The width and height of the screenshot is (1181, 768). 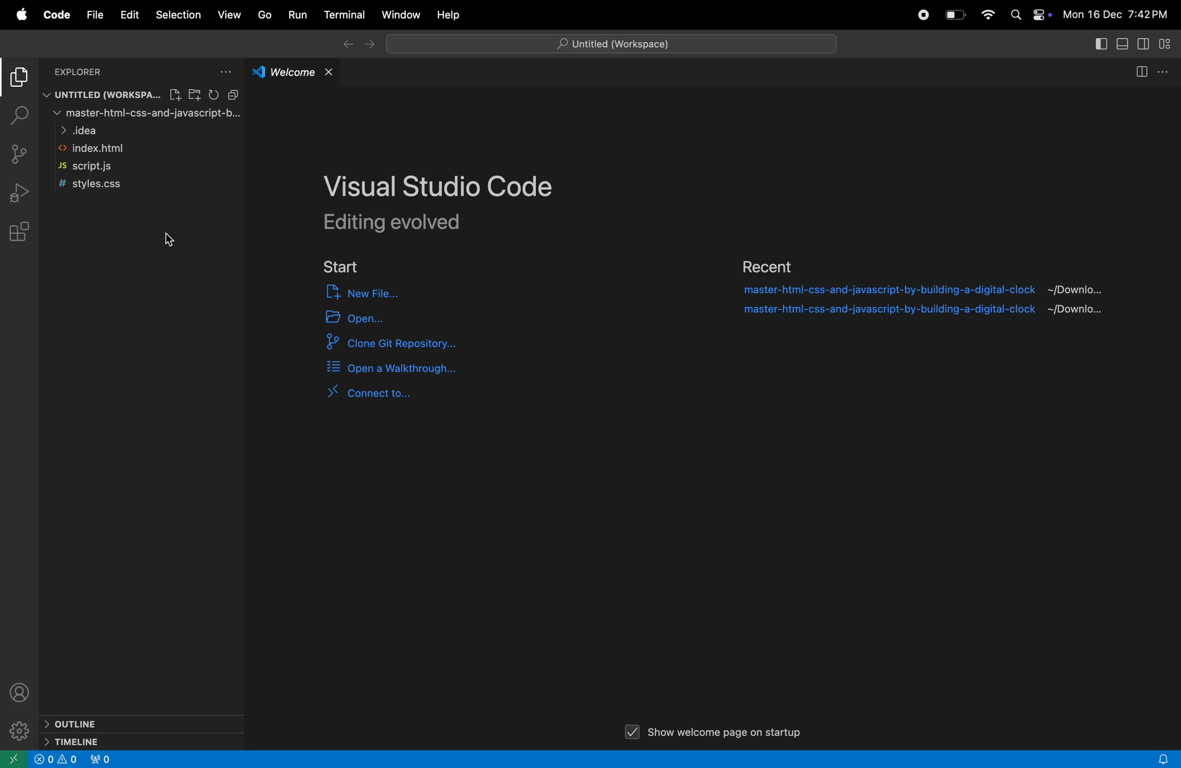 What do you see at coordinates (1143, 44) in the screenshot?
I see `toggle secondary sidebar` at bounding box center [1143, 44].